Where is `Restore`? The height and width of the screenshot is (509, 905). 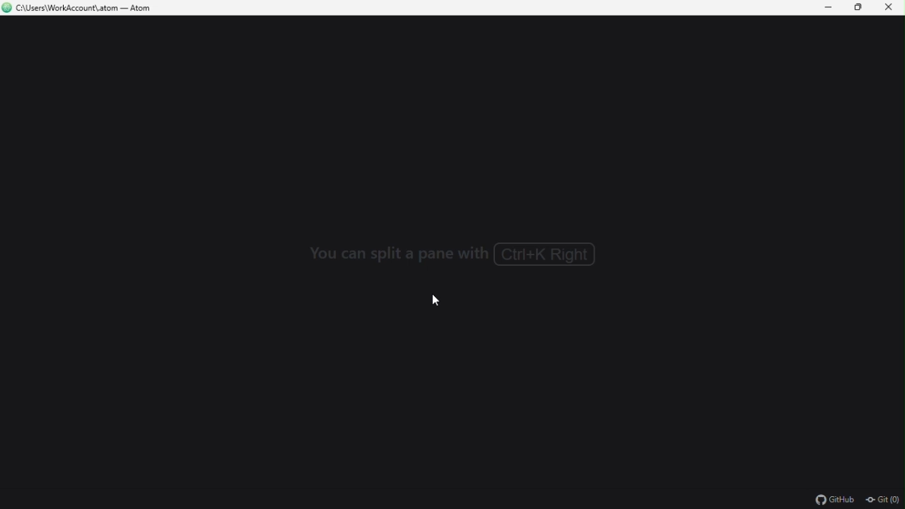 Restore is located at coordinates (858, 8).